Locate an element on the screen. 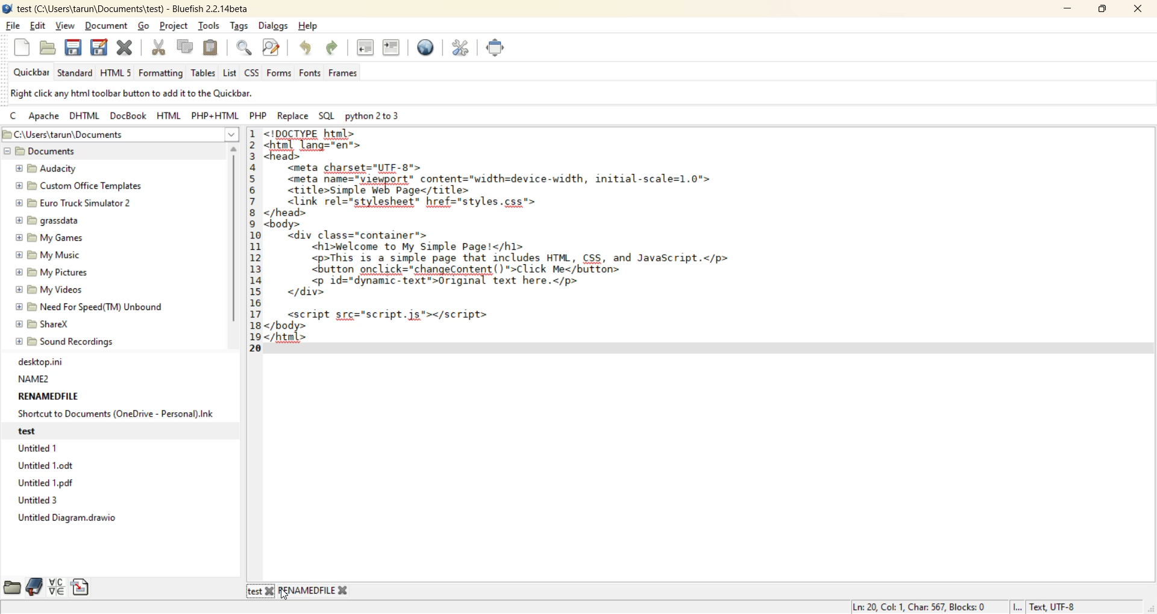  custom Office Templates is located at coordinates (80, 186).